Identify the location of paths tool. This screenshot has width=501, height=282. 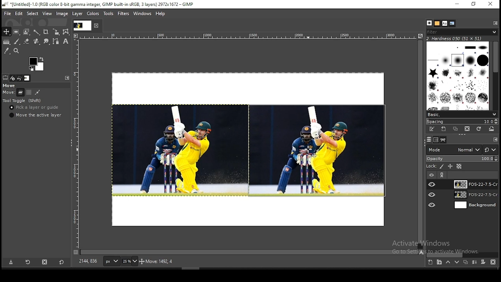
(55, 42).